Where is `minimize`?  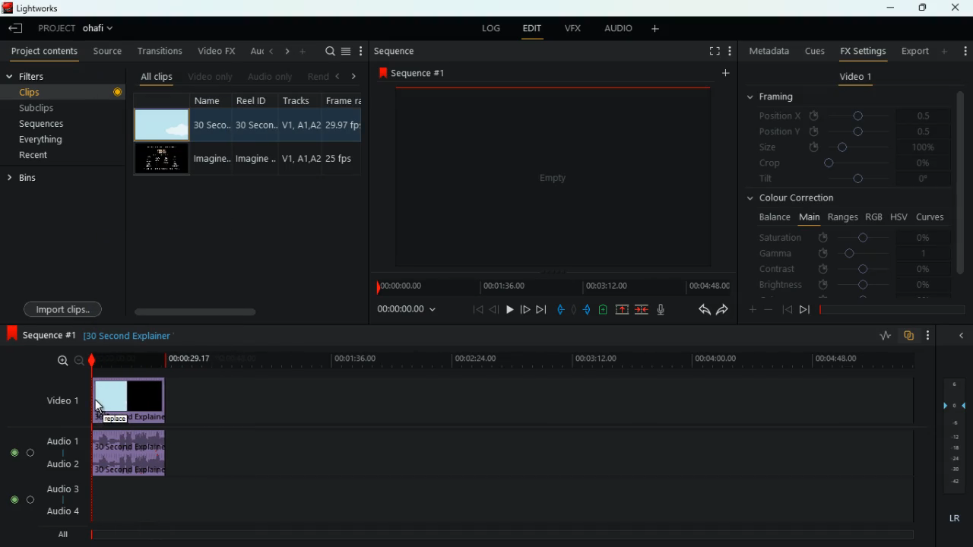
minimize is located at coordinates (889, 8).